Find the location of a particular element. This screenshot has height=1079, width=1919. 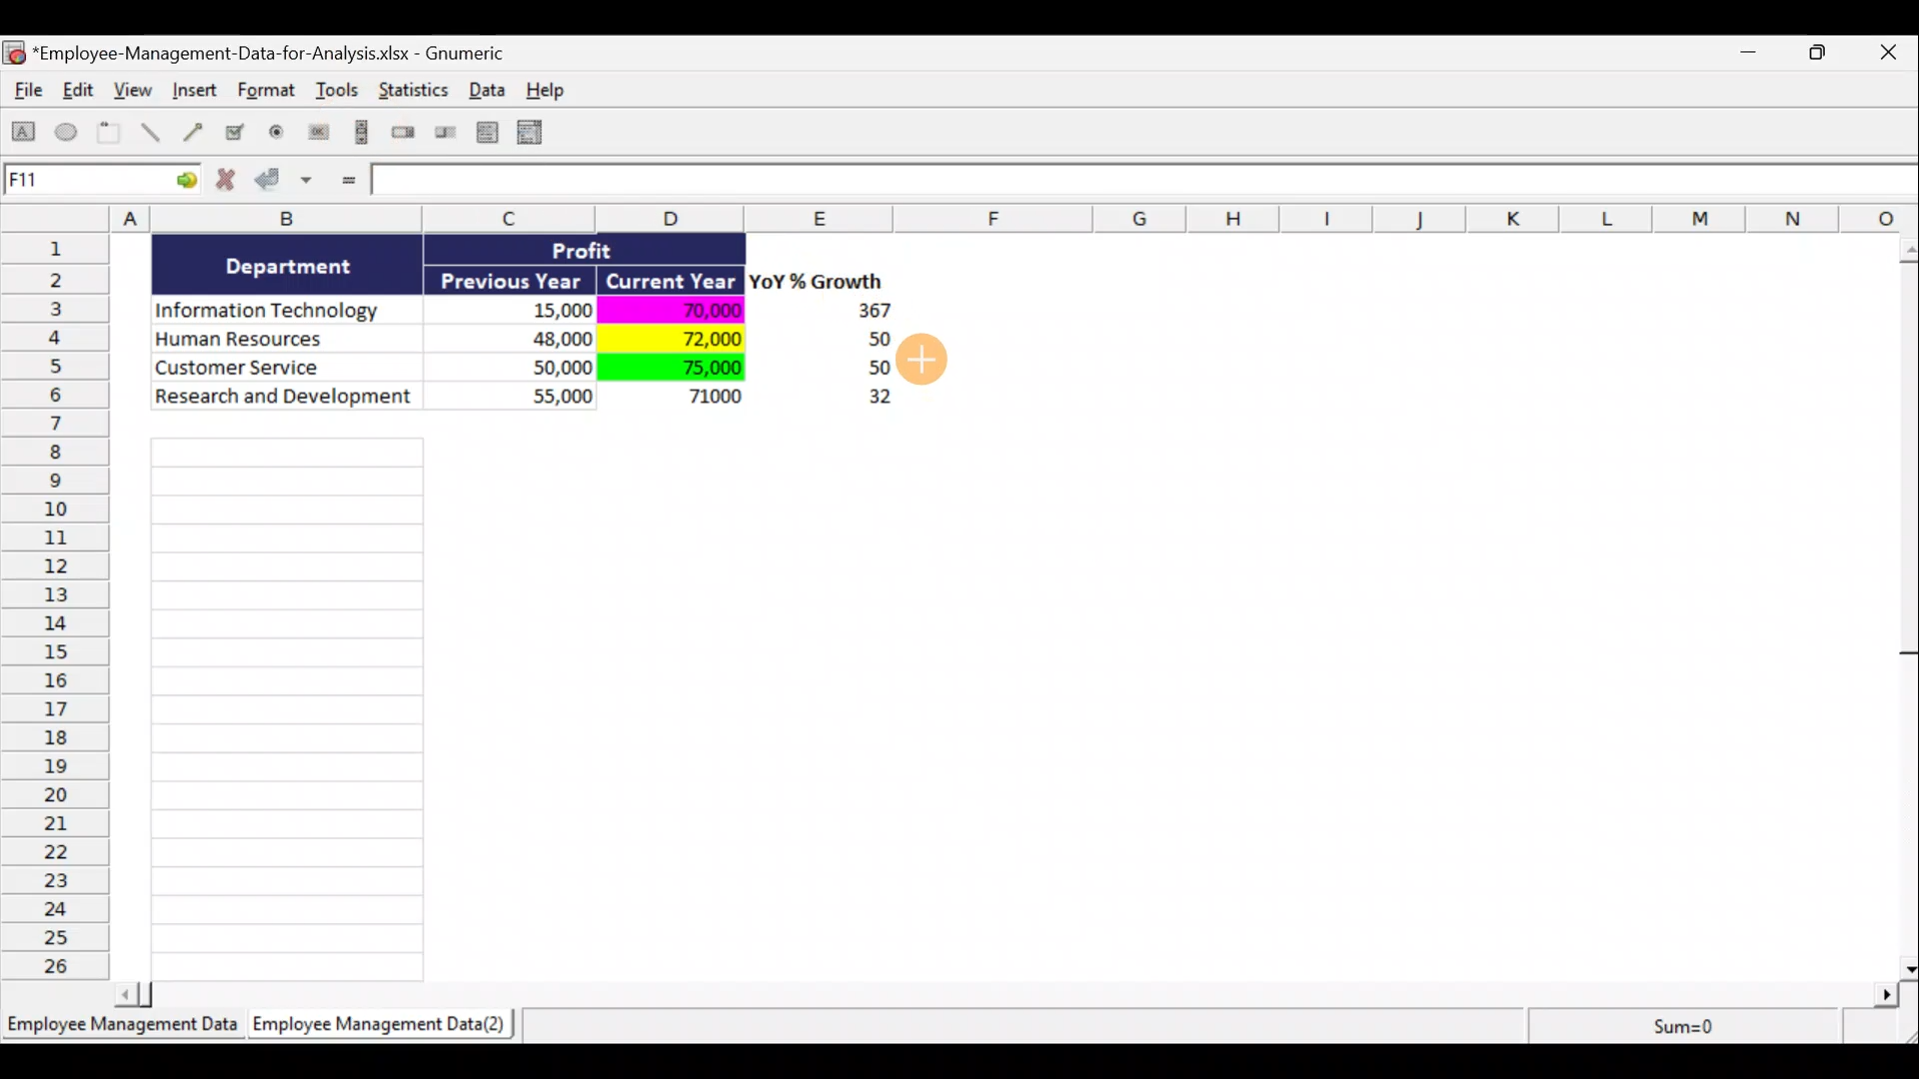

Document name is located at coordinates (265, 55).